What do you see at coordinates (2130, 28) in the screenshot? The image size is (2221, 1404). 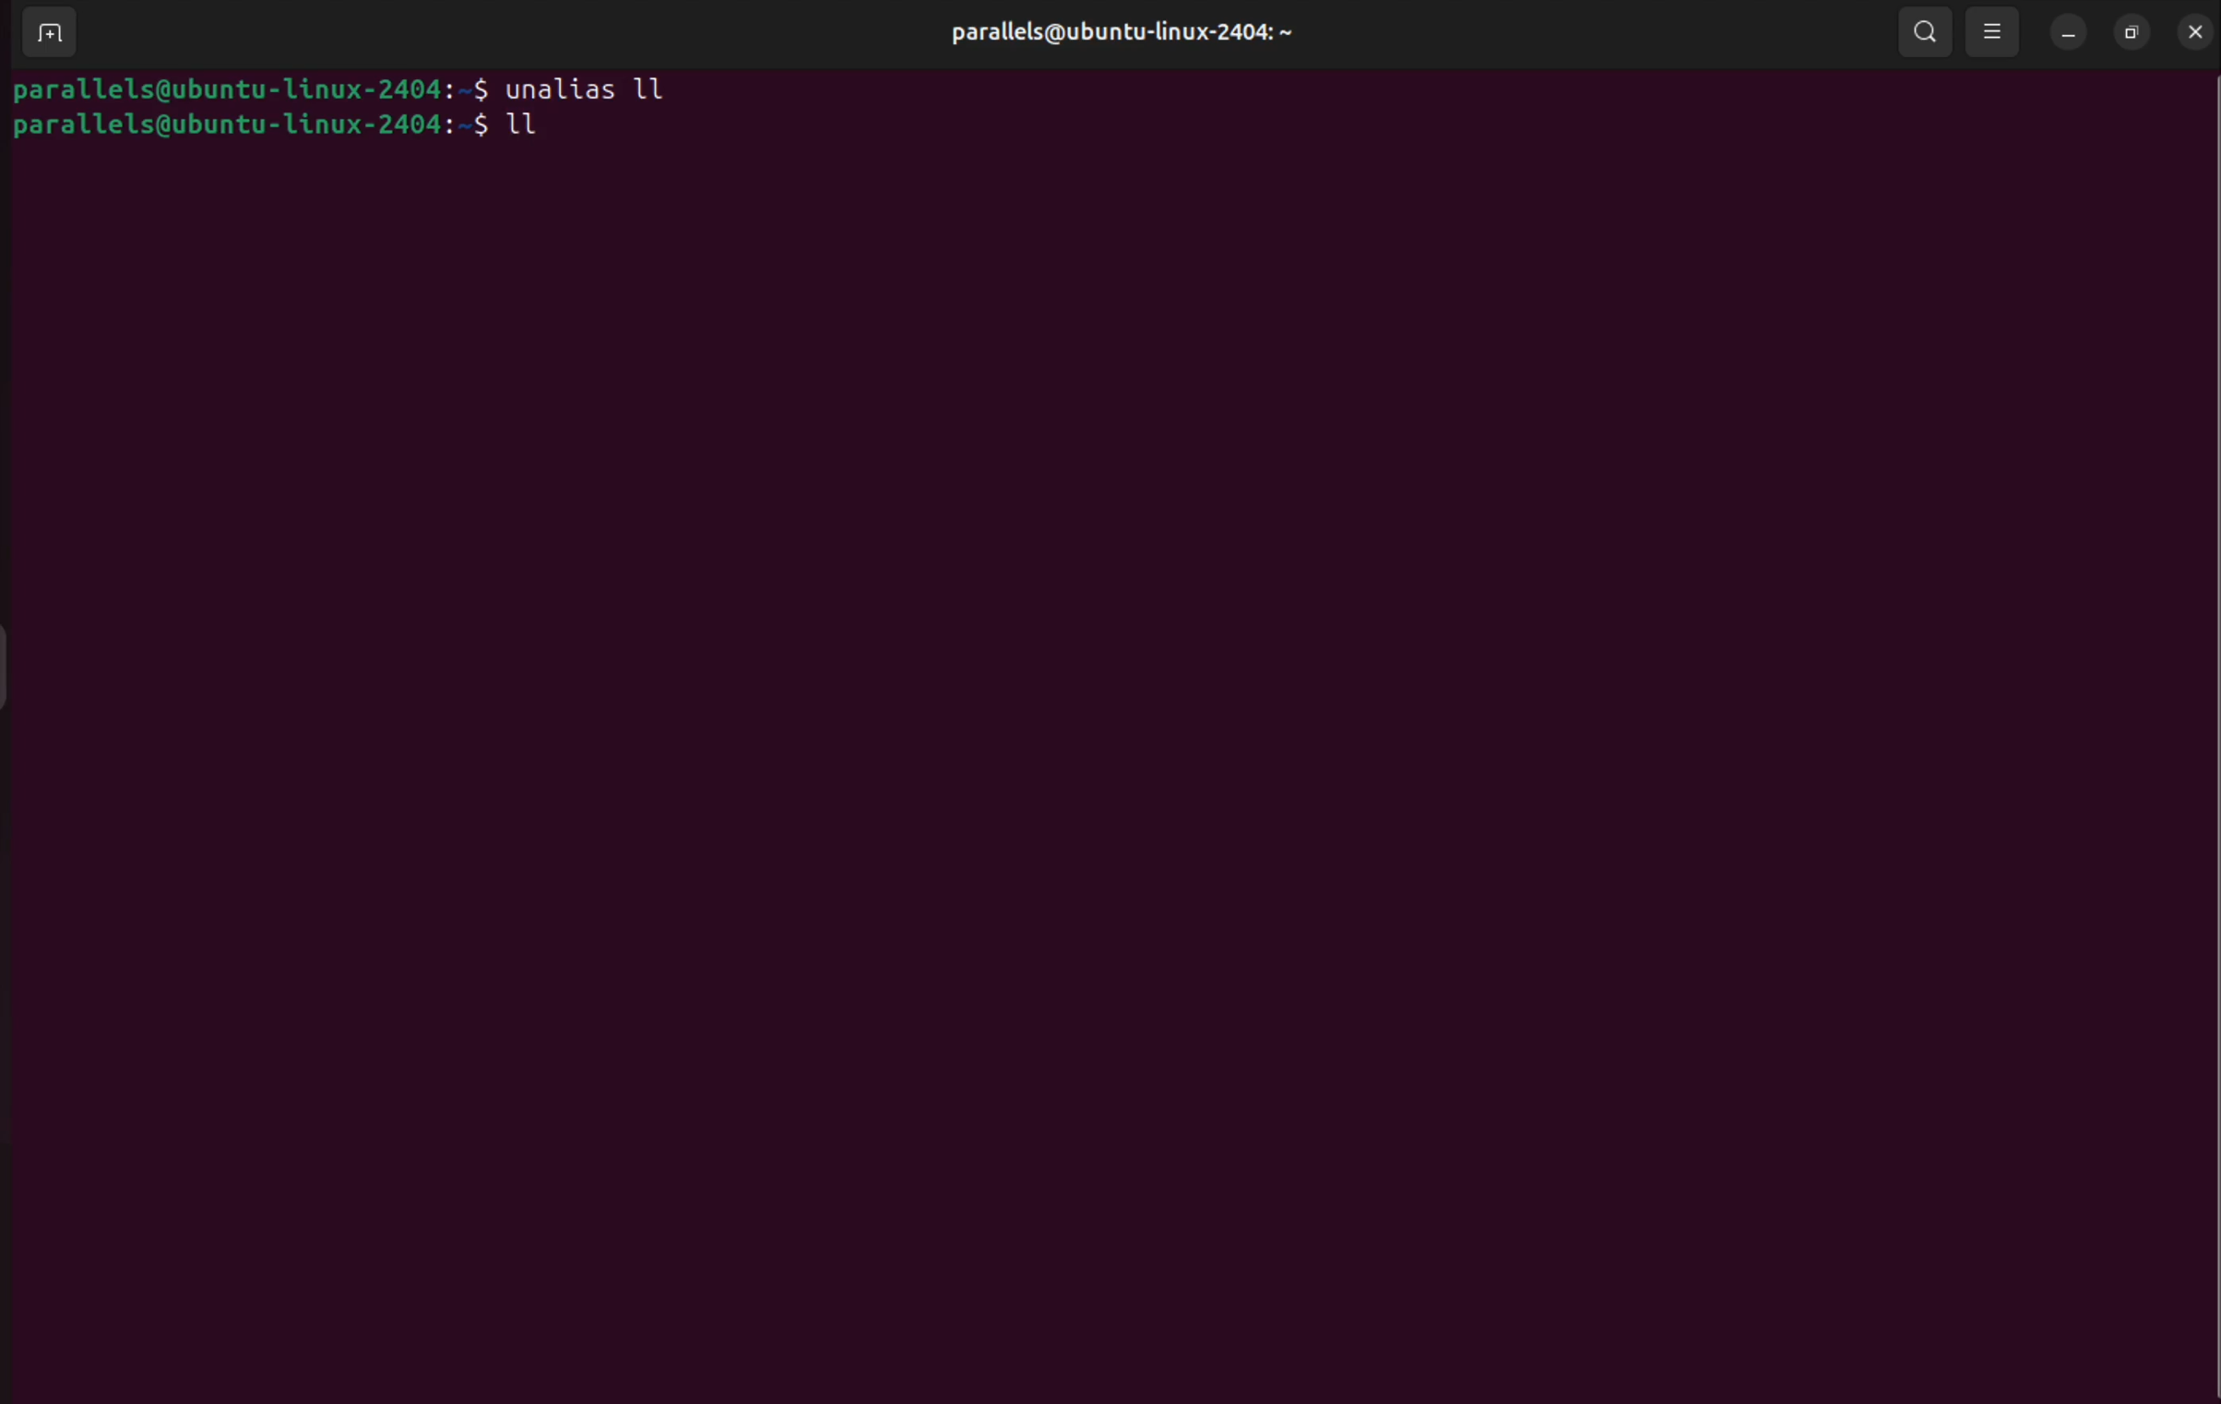 I see `resize` at bounding box center [2130, 28].